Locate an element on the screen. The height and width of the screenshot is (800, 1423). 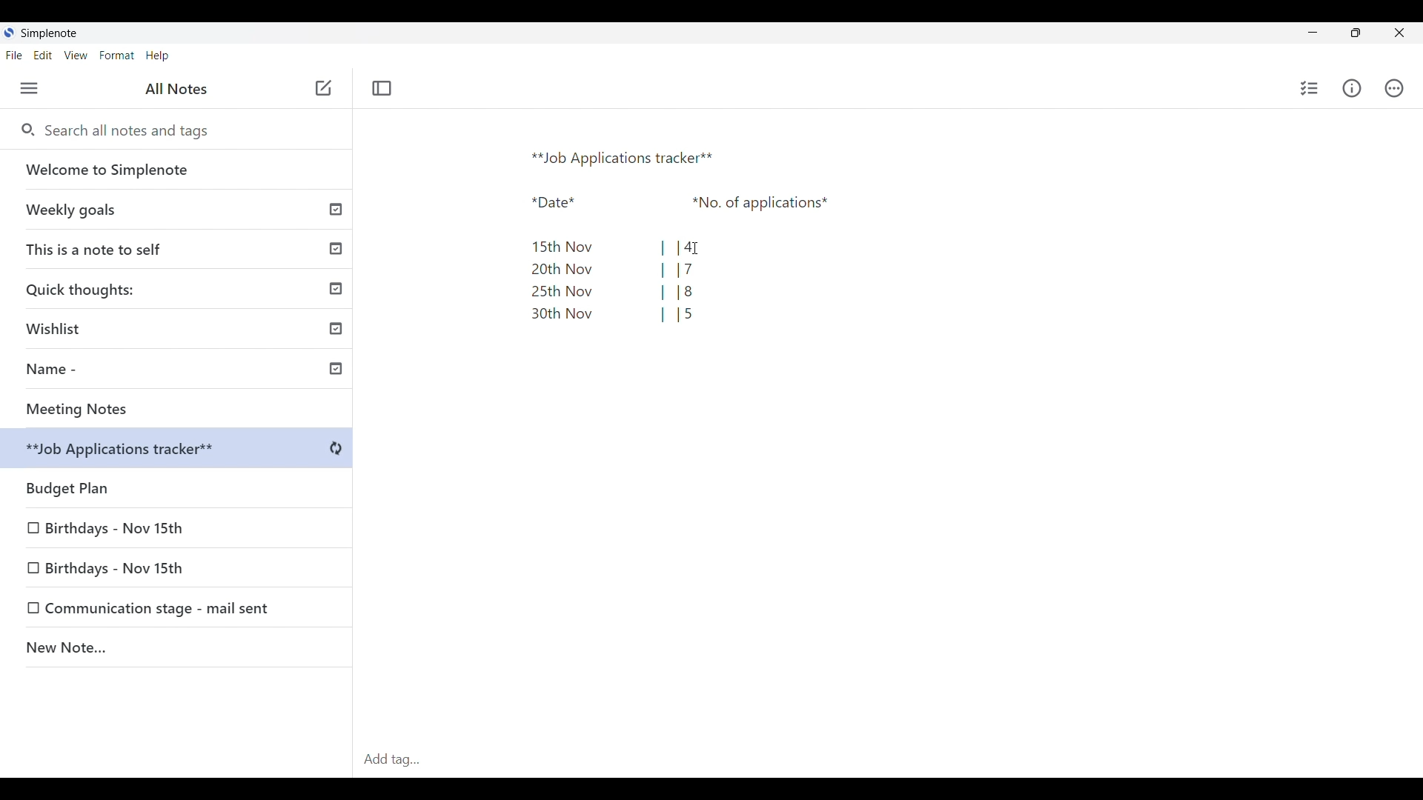
This is a note to self is located at coordinates (179, 248).